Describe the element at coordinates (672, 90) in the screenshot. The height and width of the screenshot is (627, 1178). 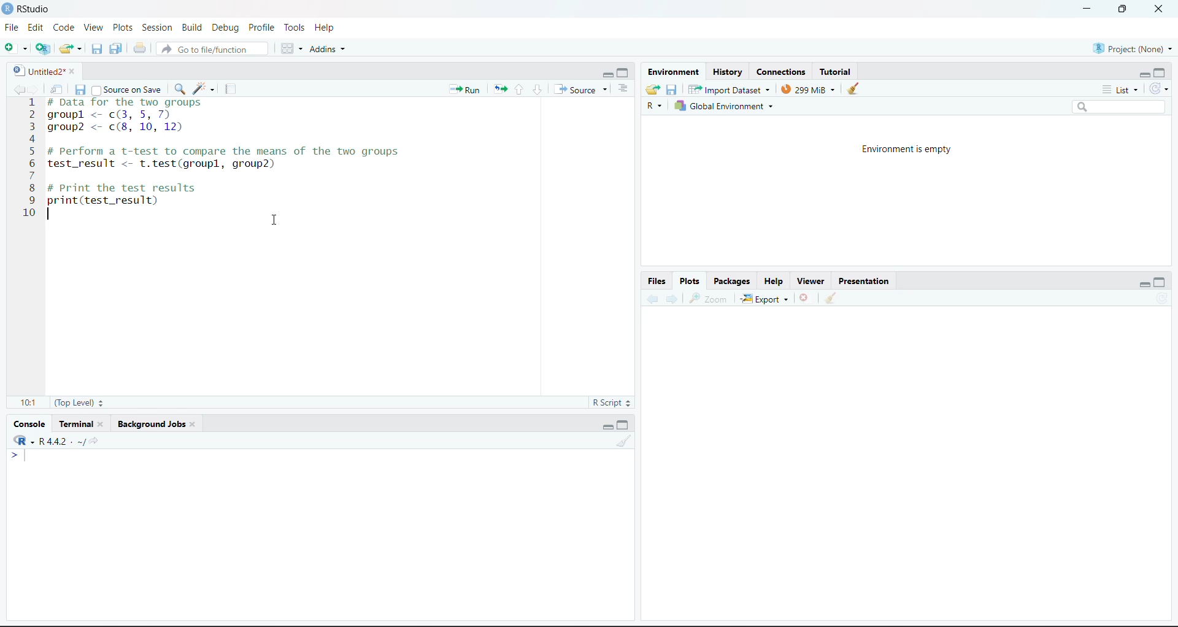
I see `save workspace as` at that location.